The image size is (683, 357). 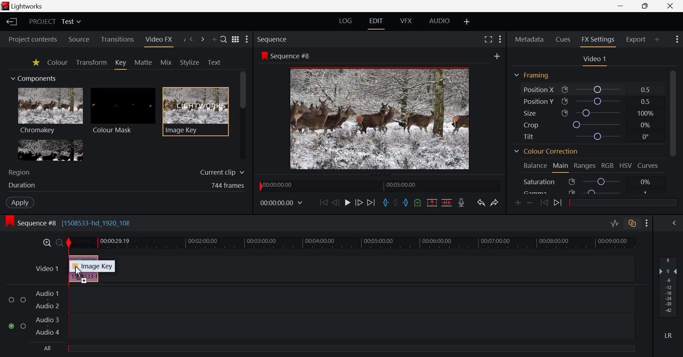 What do you see at coordinates (488, 39) in the screenshot?
I see `Full Screen` at bounding box center [488, 39].